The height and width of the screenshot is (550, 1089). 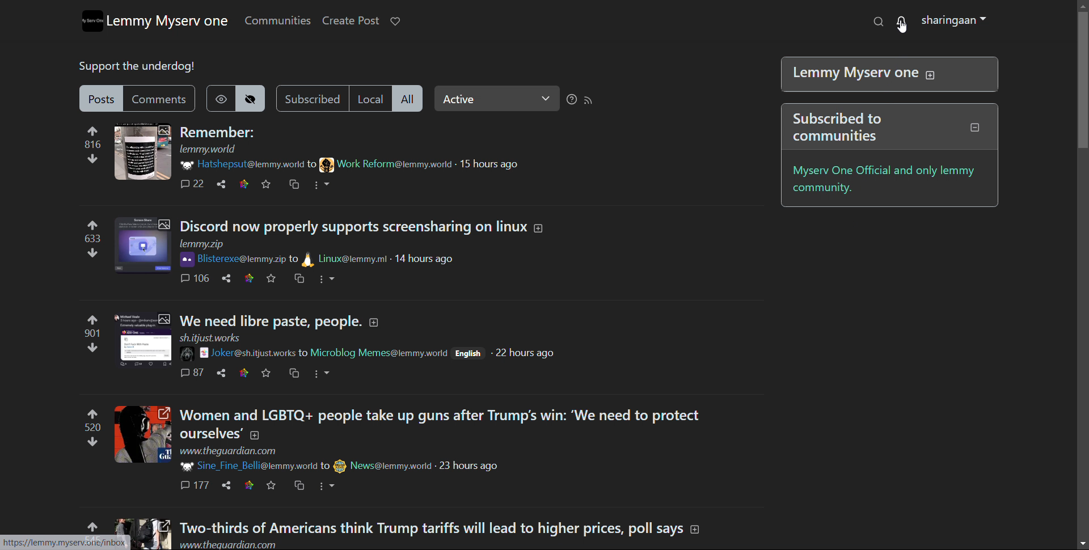 I want to click on subscribed, so click(x=313, y=98).